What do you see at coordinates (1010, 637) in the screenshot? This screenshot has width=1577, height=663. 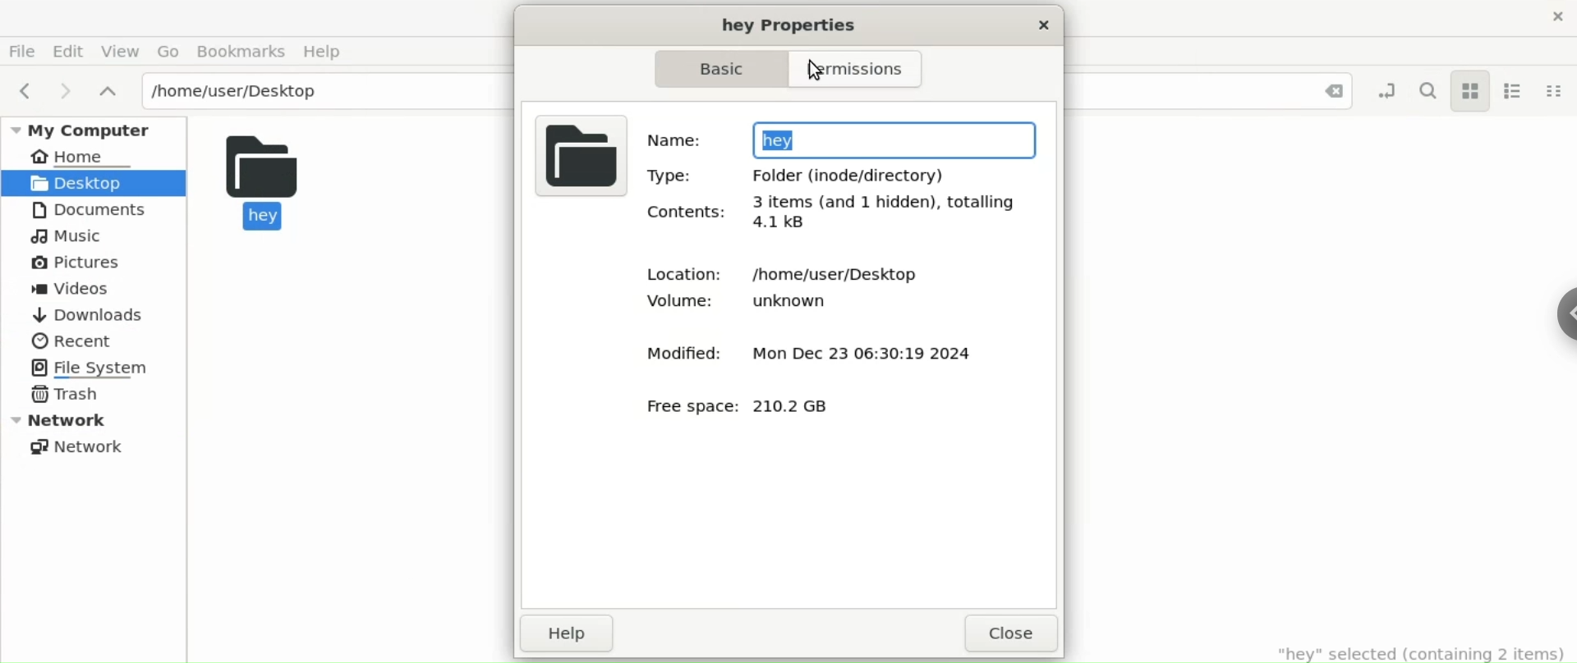 I see `Close` at bounding box center [1010, 637].